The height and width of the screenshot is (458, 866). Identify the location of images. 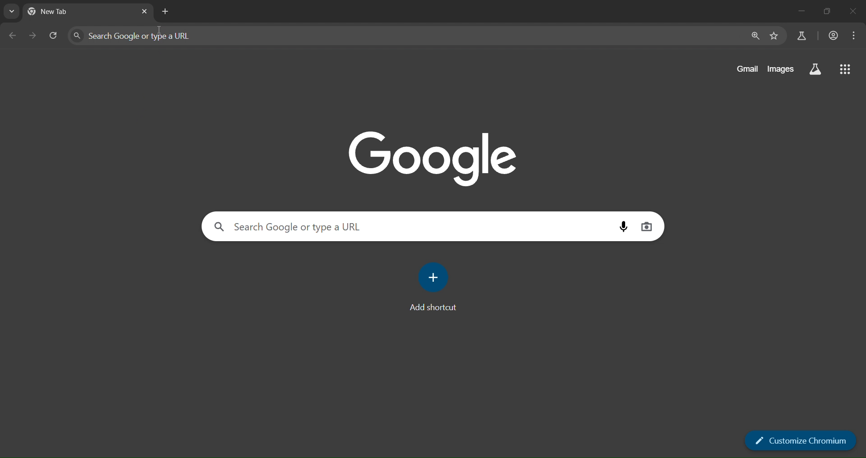
(783, 67).